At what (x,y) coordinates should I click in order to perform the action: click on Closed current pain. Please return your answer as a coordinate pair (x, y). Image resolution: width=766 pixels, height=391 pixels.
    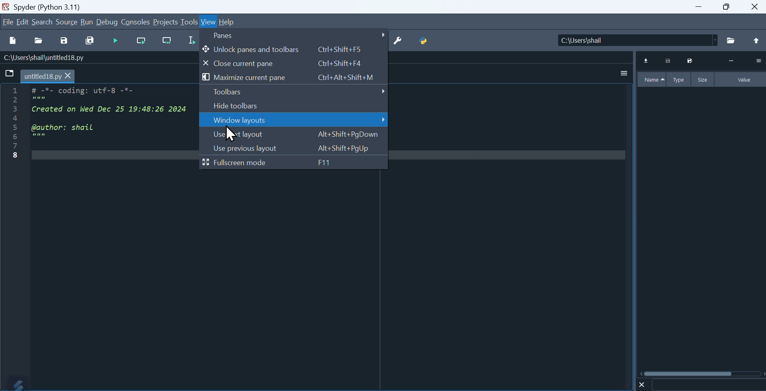
    Looking at the image, I should click on (294, 64).